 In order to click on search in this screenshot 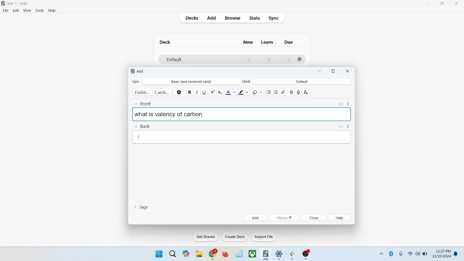, I will do `click(173, 253)`.